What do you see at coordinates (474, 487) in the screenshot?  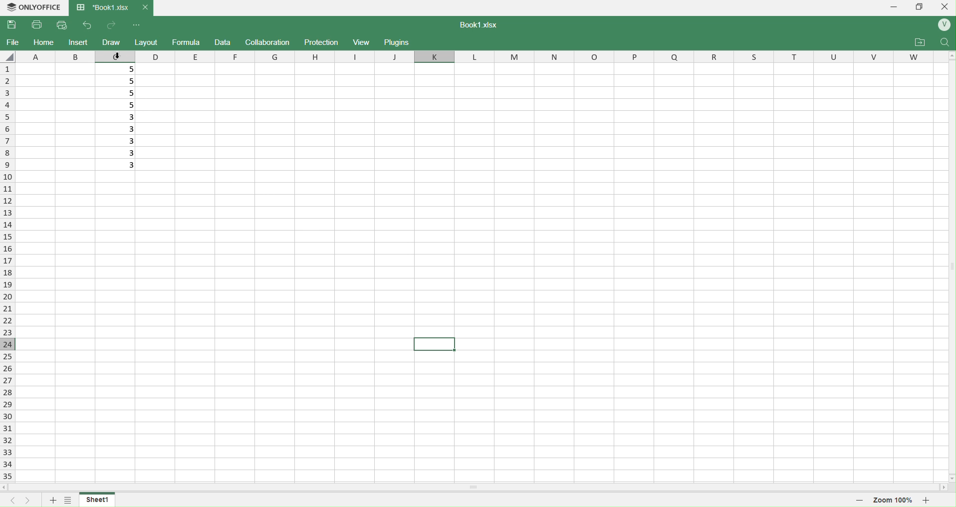 I see `Scrollbar` at bounding box center [474, 487].